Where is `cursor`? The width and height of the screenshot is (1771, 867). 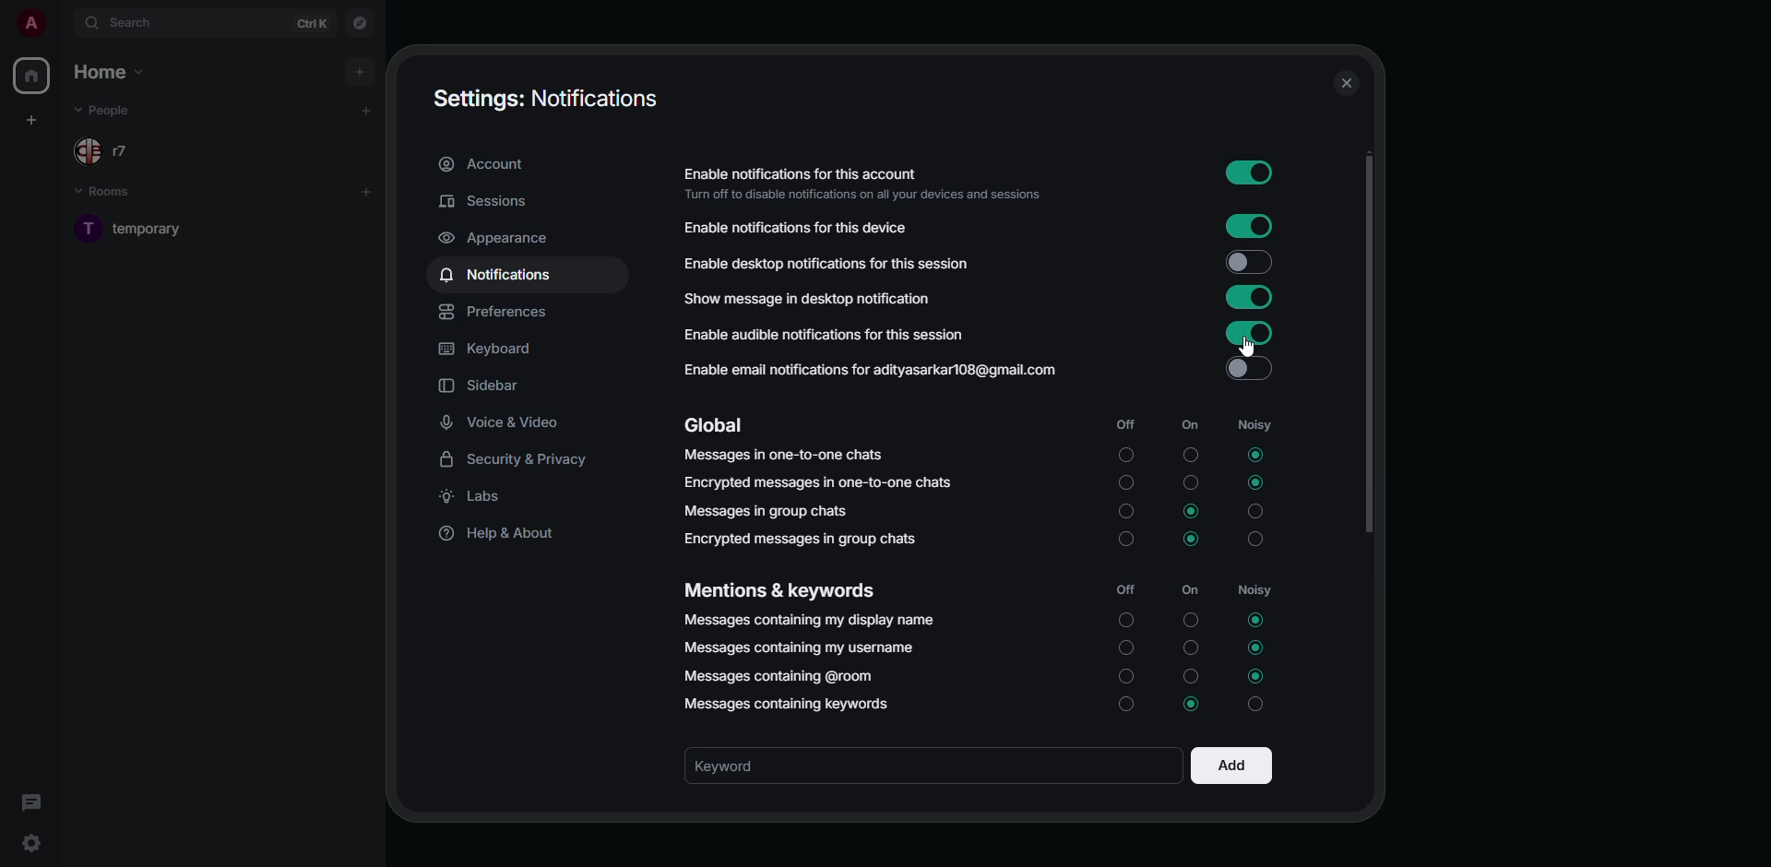
cursor is located at coordinates (1249, 348).